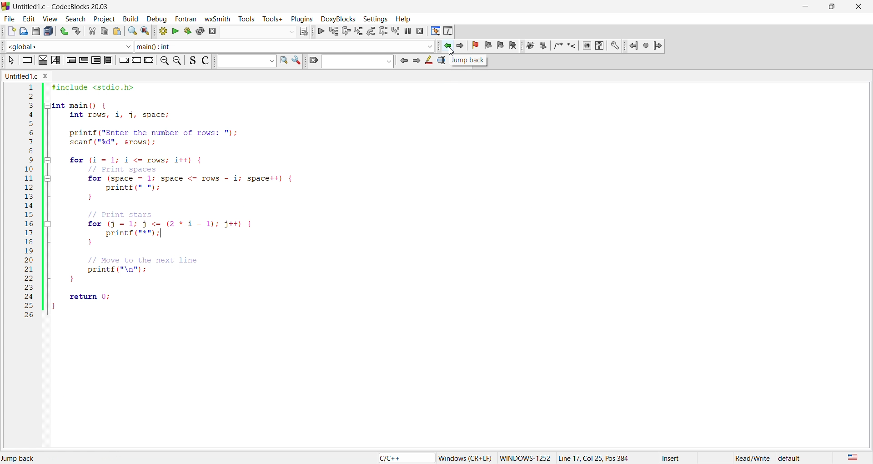  Describe the element at coordinates (10, 31) in the screenshot. I see `new file` at that location.